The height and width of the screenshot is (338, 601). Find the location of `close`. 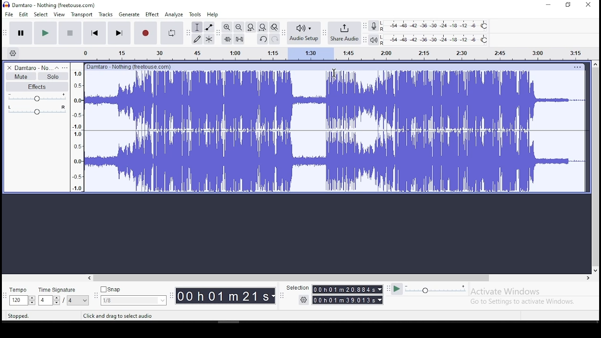

close is located at coordinates (588, 5).